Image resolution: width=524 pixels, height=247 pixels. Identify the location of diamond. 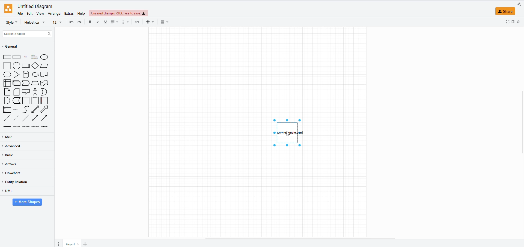
(35, 66).